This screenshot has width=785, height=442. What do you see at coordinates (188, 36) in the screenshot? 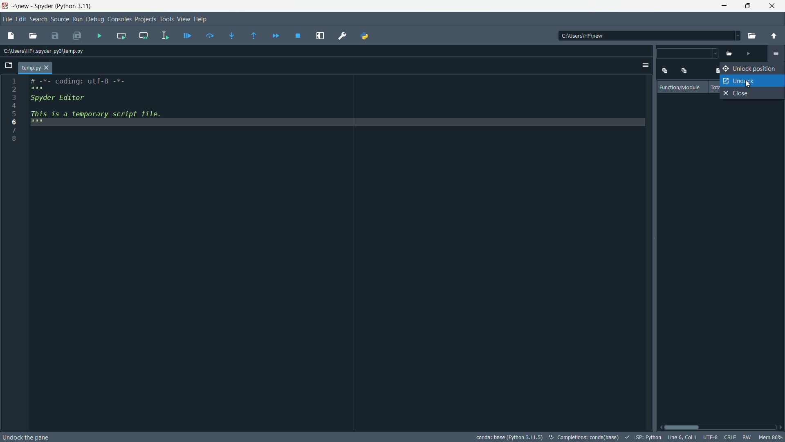
I see `debug file` at bounding box center [188, 36].